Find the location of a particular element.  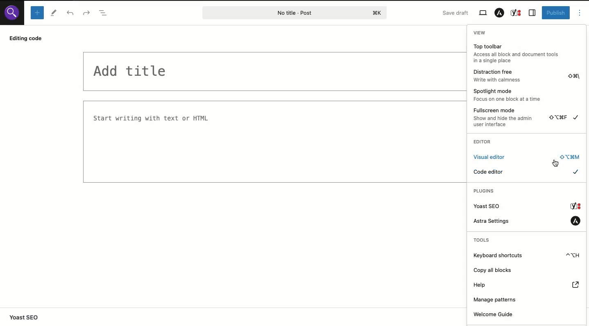

Fullscreen mode is located at coordinates (526, 117).